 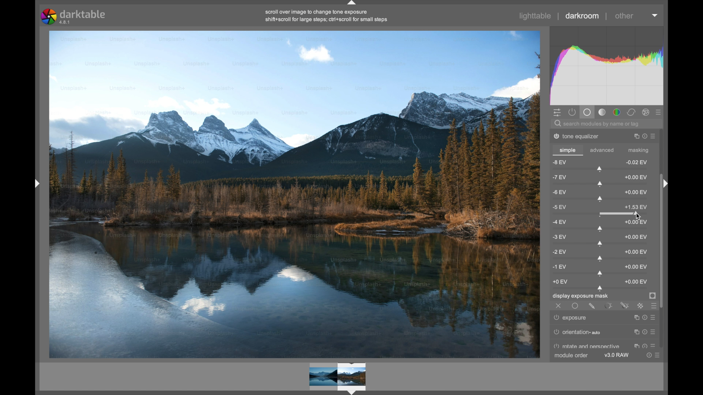 What do you see at coordinates (636, 237) in the screenshot?
I see `0.00 ev` at bounding box center [636, 237].